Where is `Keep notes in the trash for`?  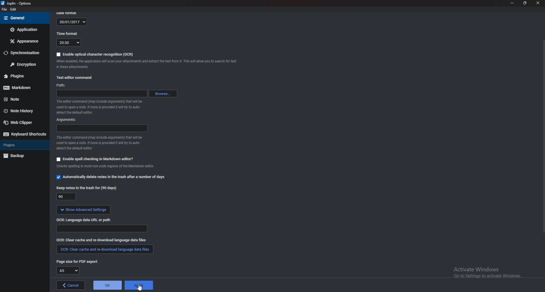
Keep notes in the trash for is located at coordinates (87, 189).